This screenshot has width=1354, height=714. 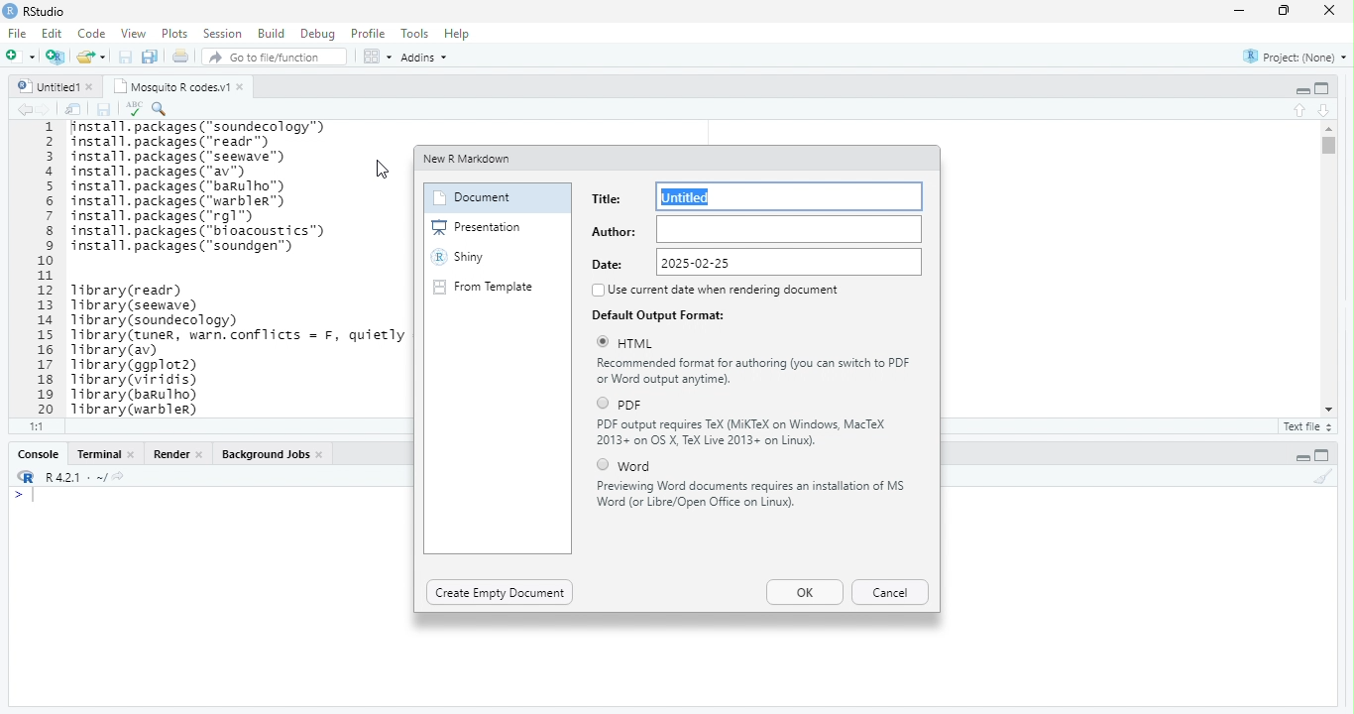 I want to click on cursor, so click(x=384, y=170).